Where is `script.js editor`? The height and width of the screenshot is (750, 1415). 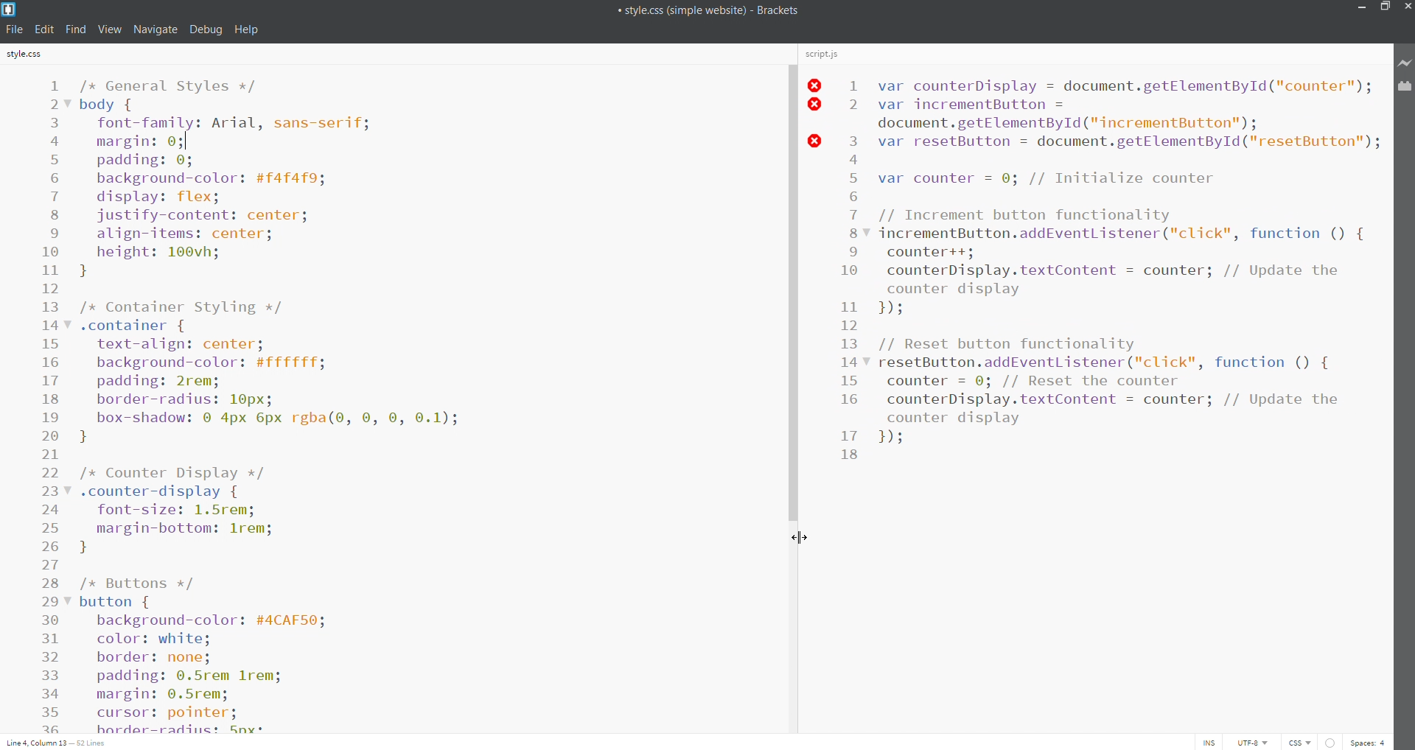
script.js editor is located at coordinates (1125, 401).